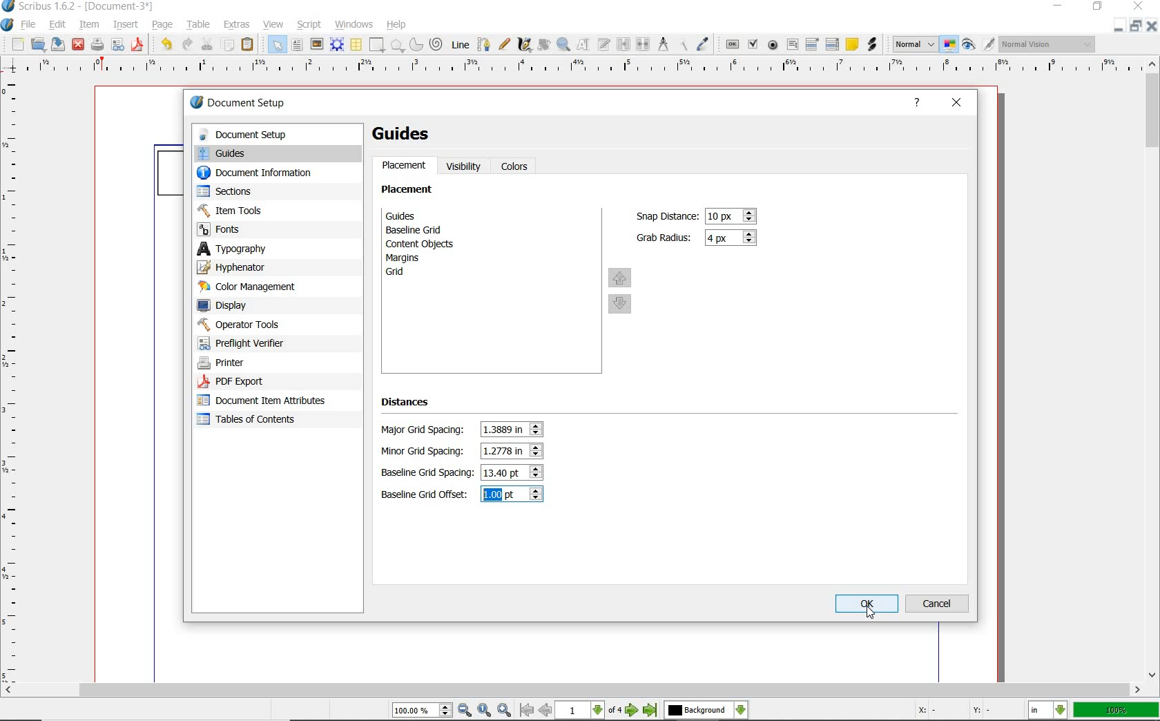 The width and height of the screenshot is (1160, 721). Describe the element at coordinates (1117, 710) in the screenshot. I see `100%` at that location.